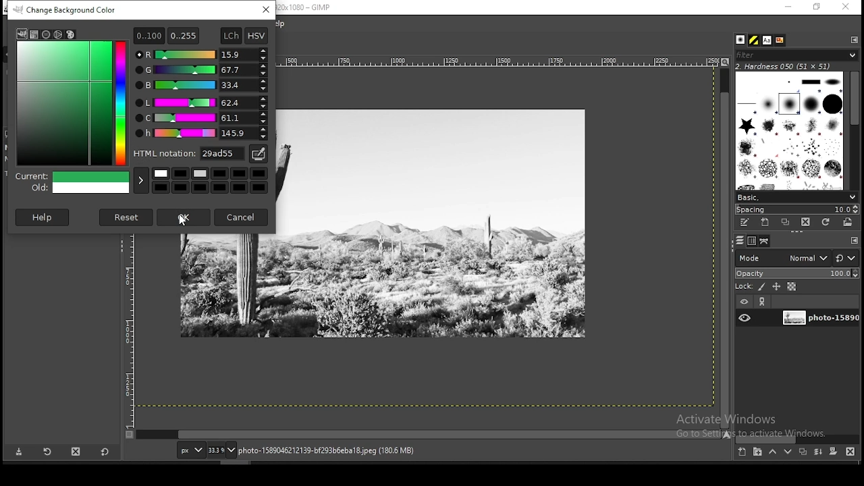 Image resolution: width=864 pixels, height=486 pixels. I want to click on gimp, so click(22, 34).